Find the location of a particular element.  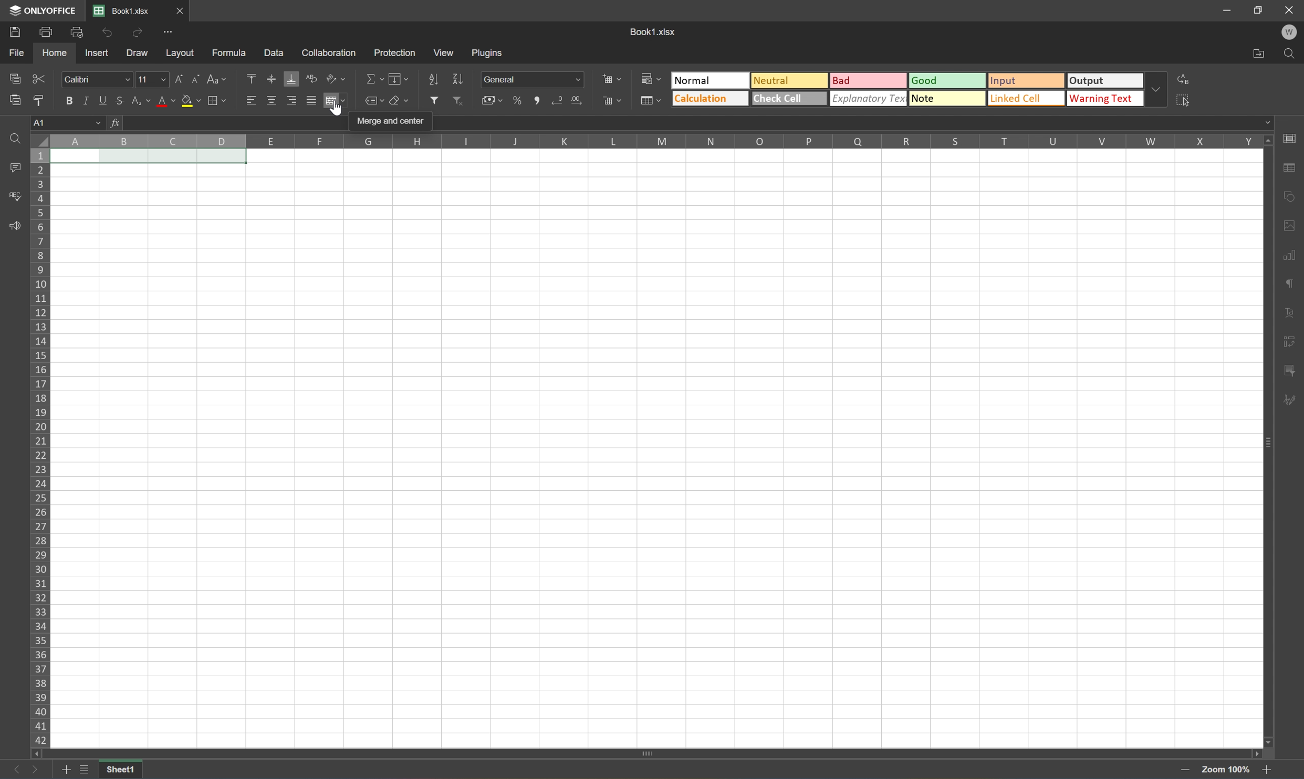

Scroll bar is located at coordinates (1265, 443).